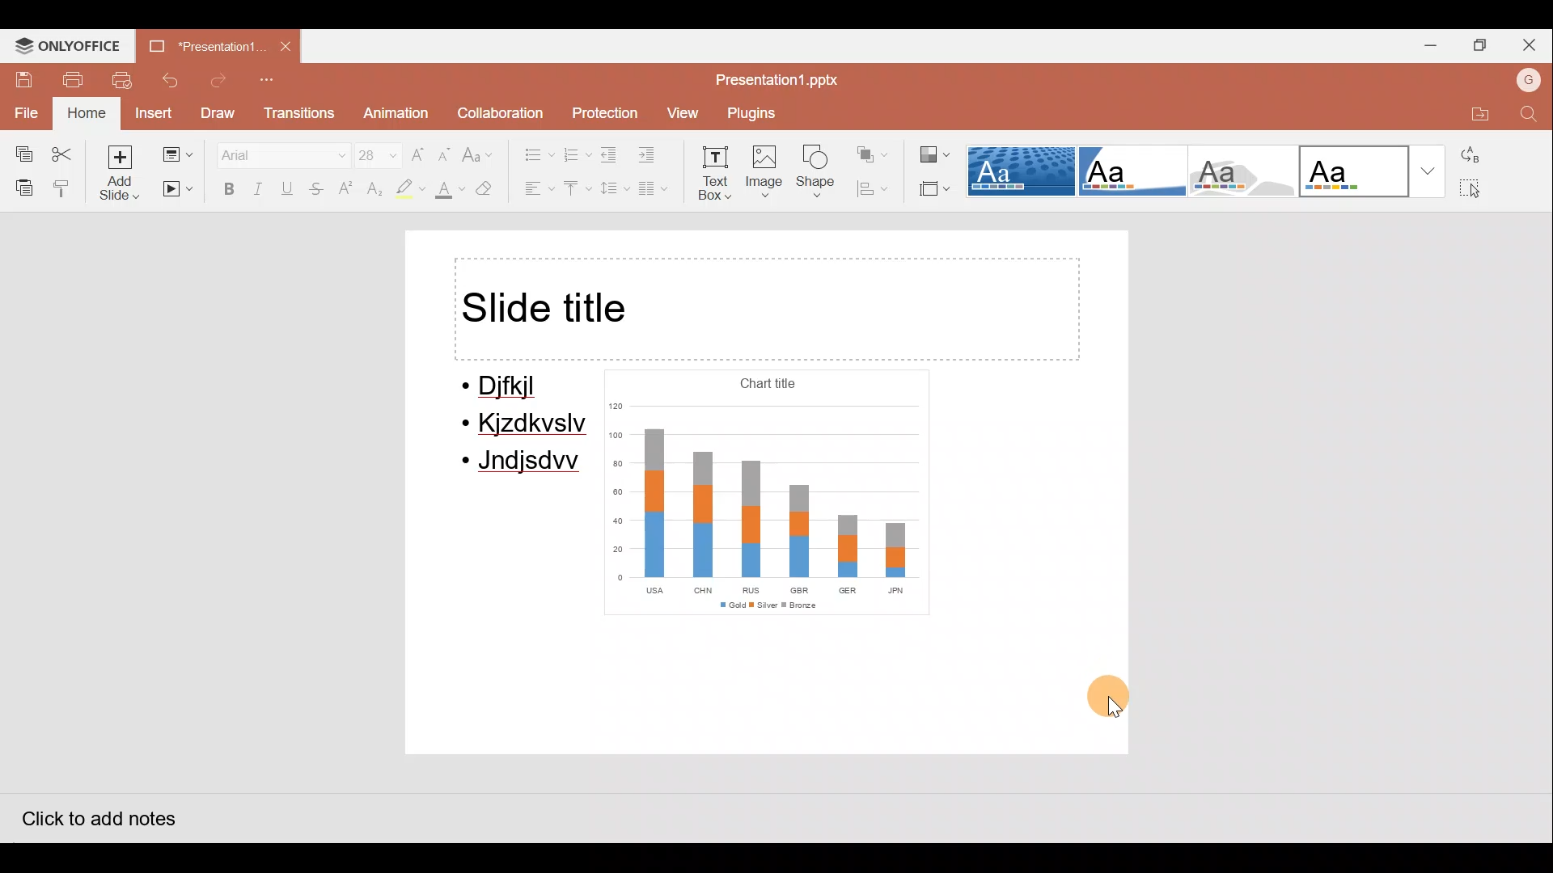  What do you see at coordinates (280, 152) in the screenshot?
I see `Font name` at bounding box center [280, 152].